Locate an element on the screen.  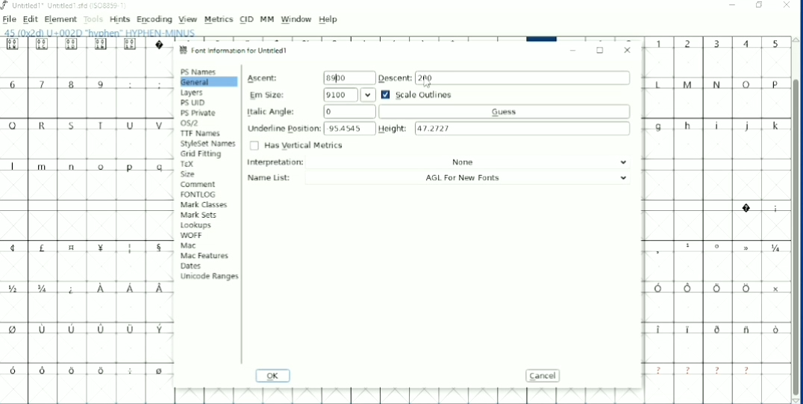
StyleSet Names is located at coordinates (208, 144).